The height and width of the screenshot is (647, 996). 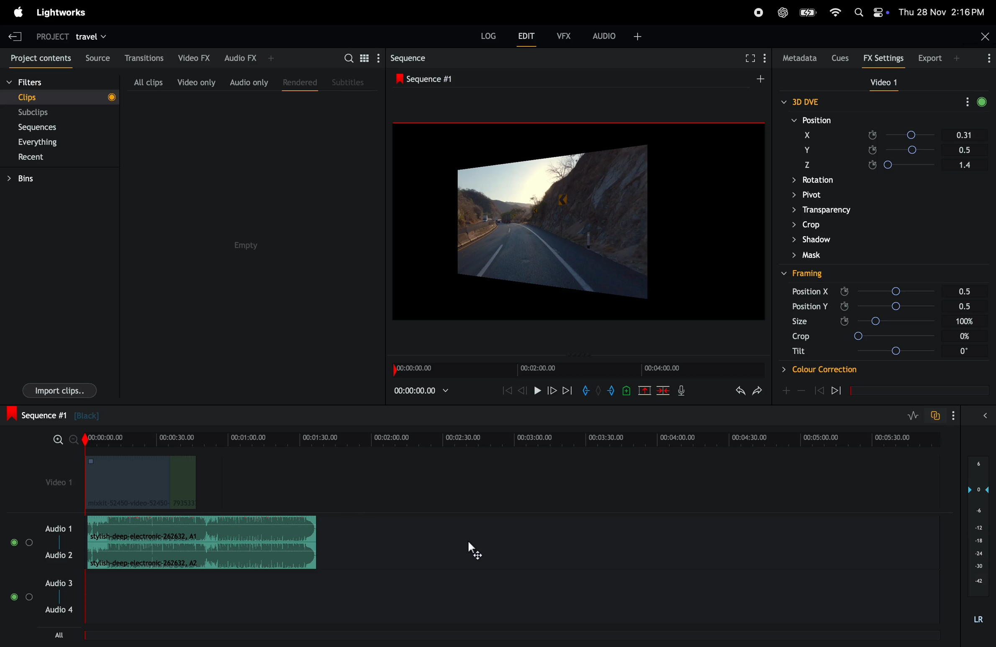 I want to click on , so click(x=801, y=336).